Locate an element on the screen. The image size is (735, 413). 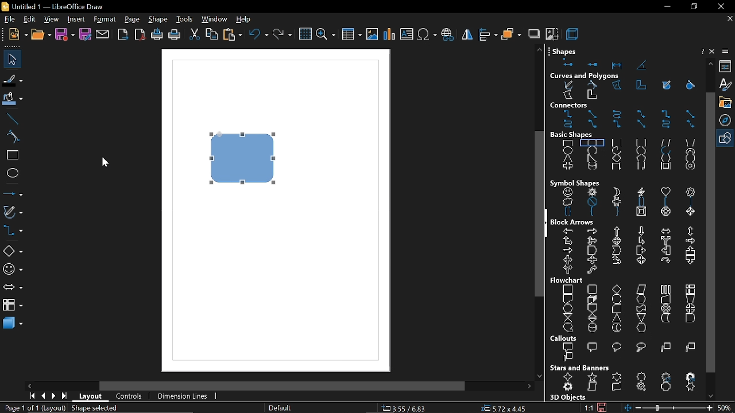
arrows is located at coordinates (12, 289).